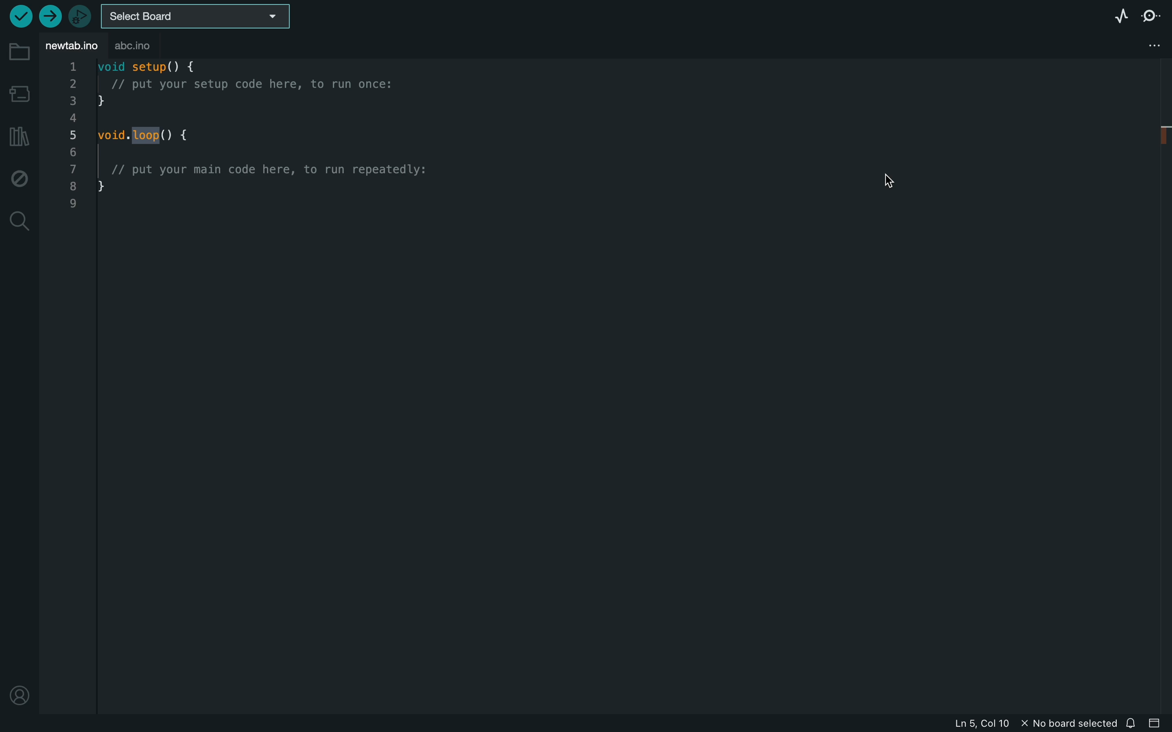 The height and width of the screenshot is (732, 1172). What do you see at coordinates (18, 92) in the screenshot?
I see `board manager` at bounding box center [18, 92].